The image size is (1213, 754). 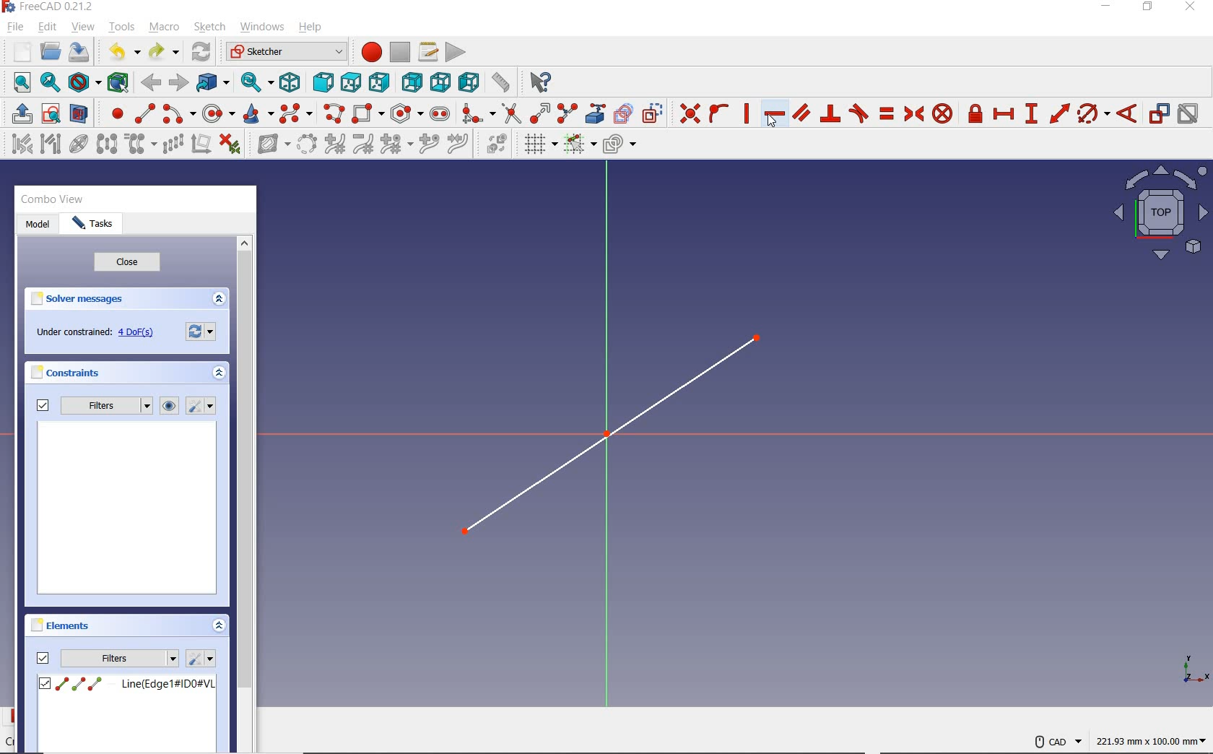 What do you see at coordinates (123, 54) in the screenshot?
I see `UNDO` at bounding box center [123, 54].